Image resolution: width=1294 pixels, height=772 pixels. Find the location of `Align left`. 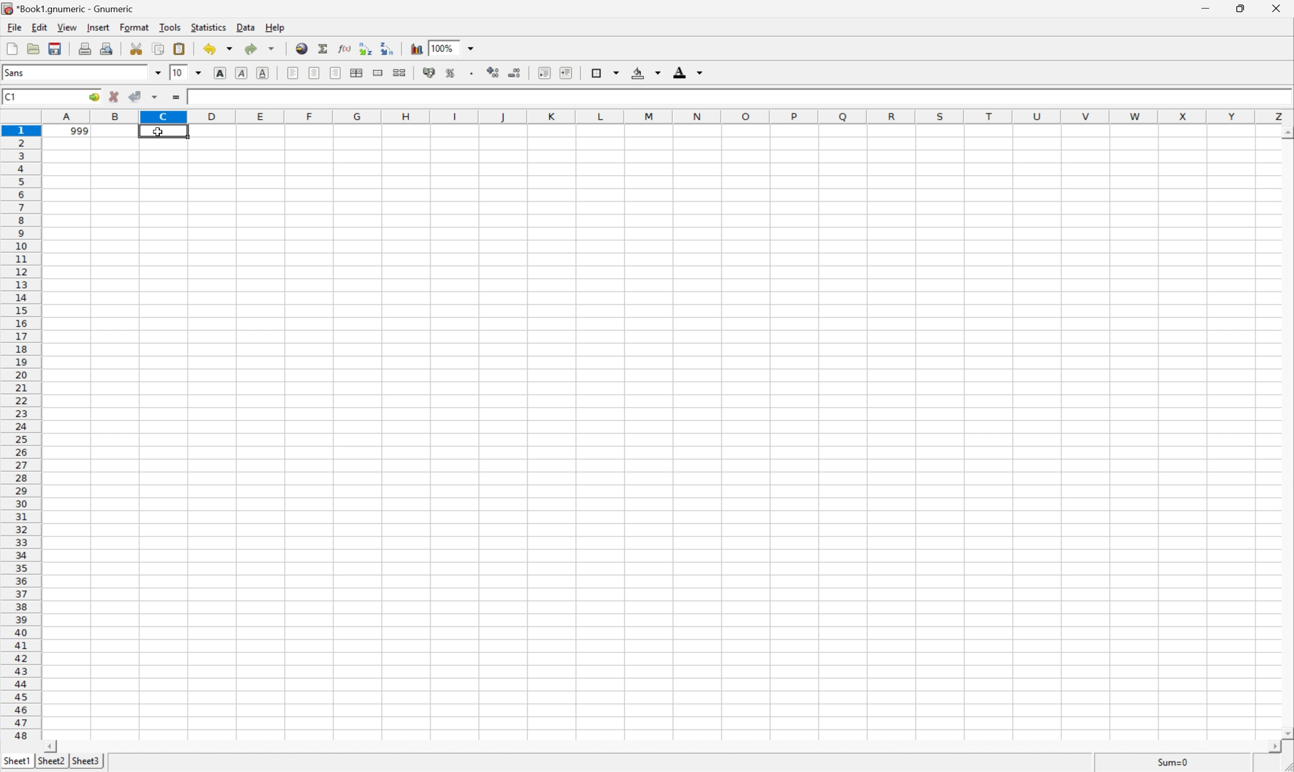

Align left is located at coordinates (292, 73).